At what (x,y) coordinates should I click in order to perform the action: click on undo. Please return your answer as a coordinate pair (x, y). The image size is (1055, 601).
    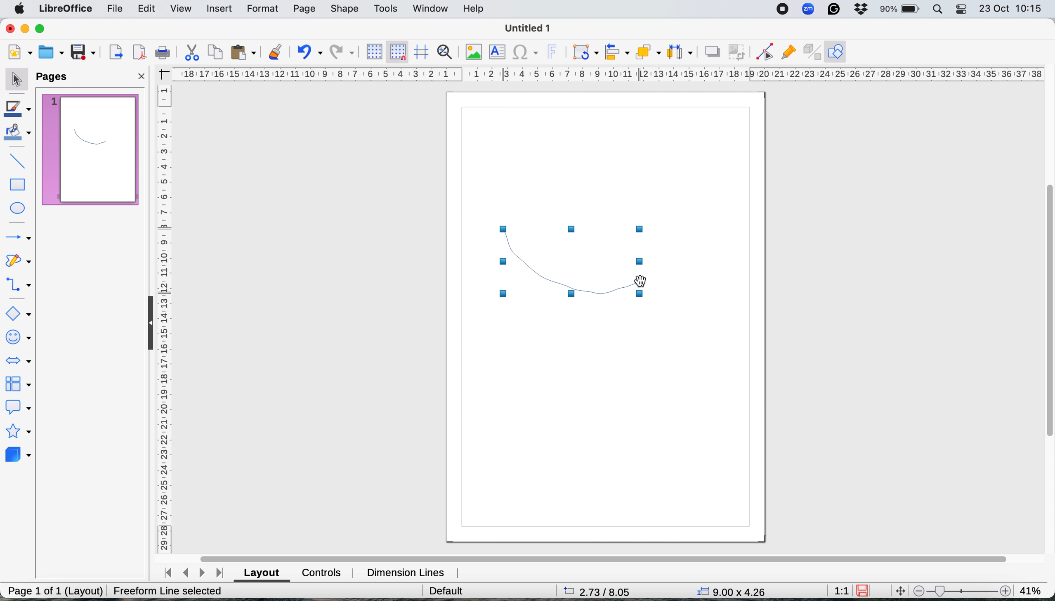
    Looking at the image, I should click on (309, 53).